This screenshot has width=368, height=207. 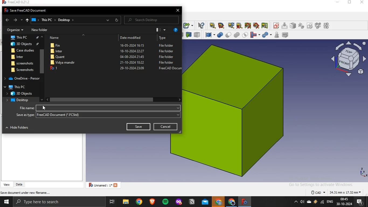 I want to click on wifi, so click(x=322, y=202).